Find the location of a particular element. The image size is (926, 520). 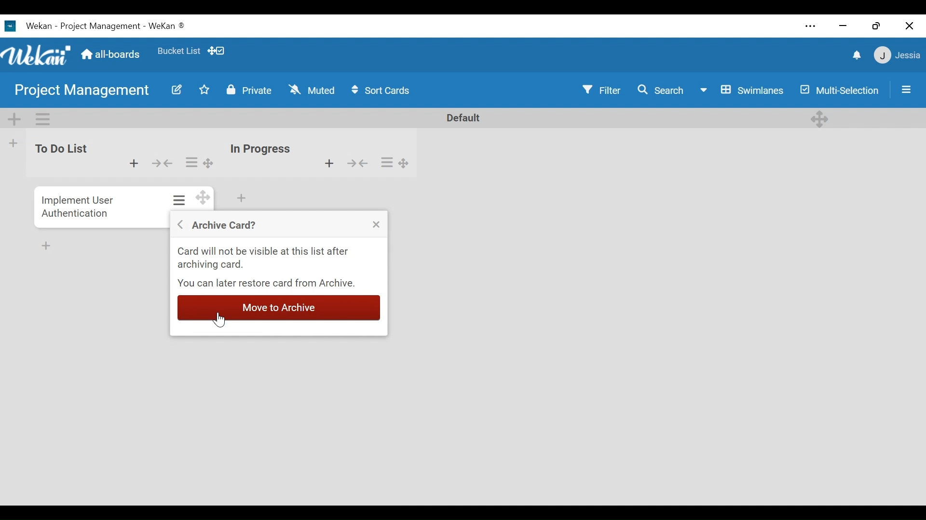

Swimlane actions is located at coordinates (43, 119).